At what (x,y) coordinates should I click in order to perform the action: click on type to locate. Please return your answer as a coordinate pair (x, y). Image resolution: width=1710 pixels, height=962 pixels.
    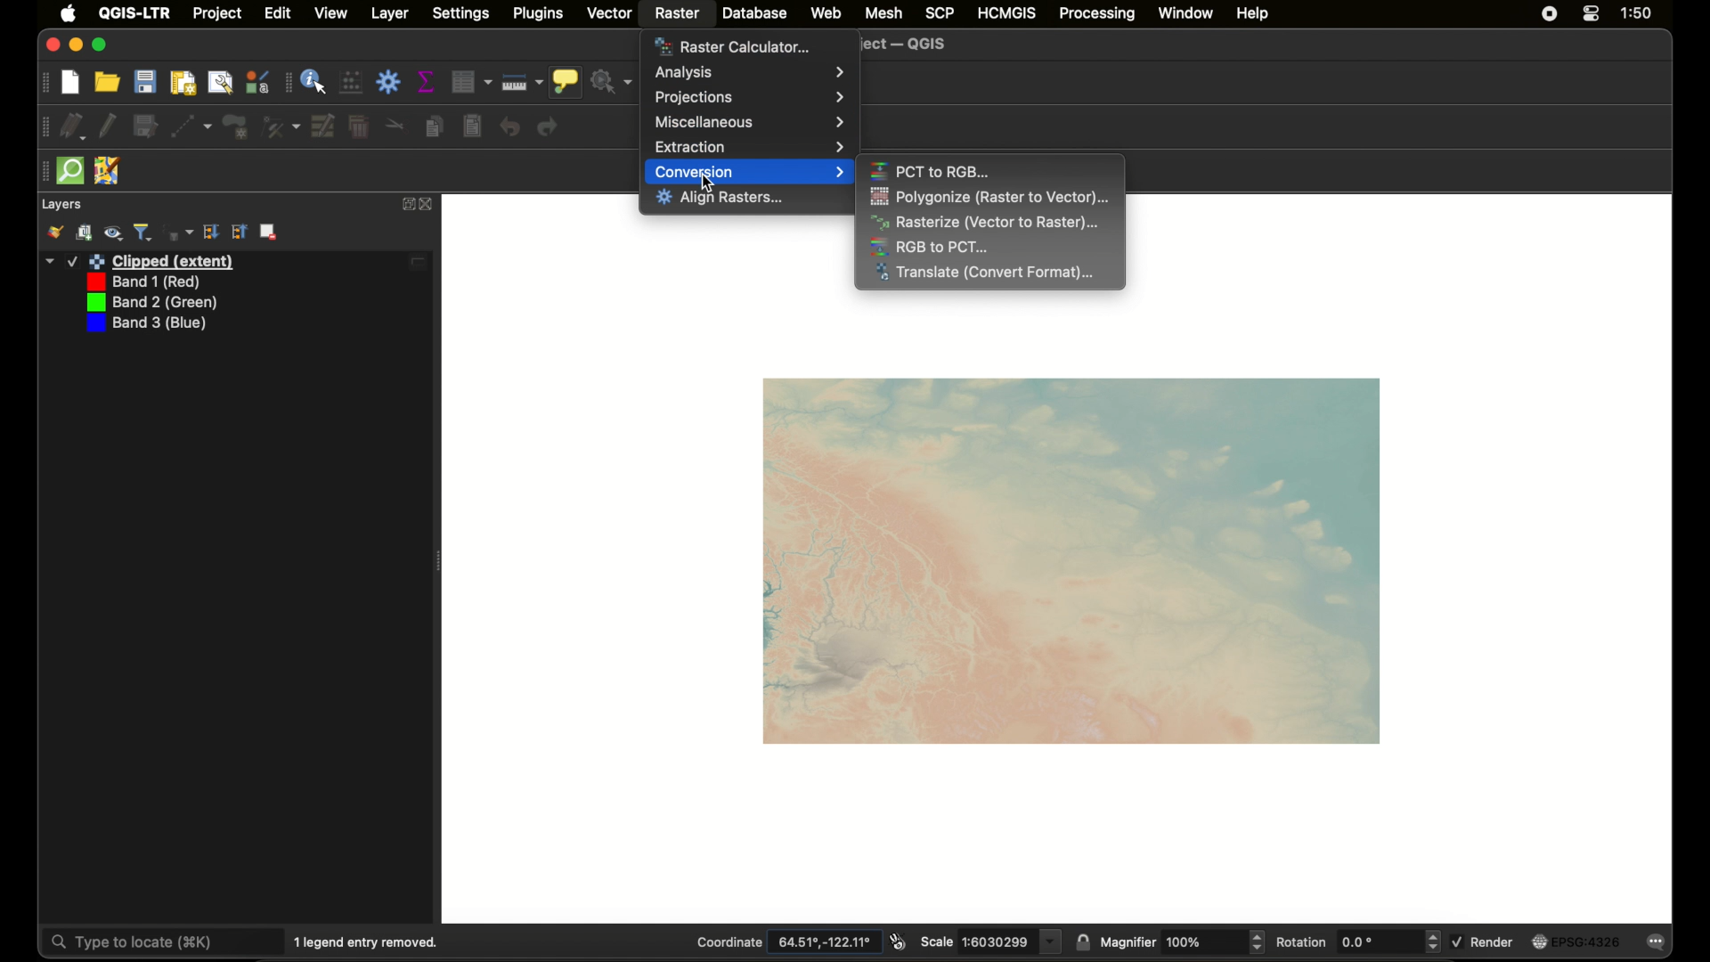
    Looking at the image, I should click on (162, 941).